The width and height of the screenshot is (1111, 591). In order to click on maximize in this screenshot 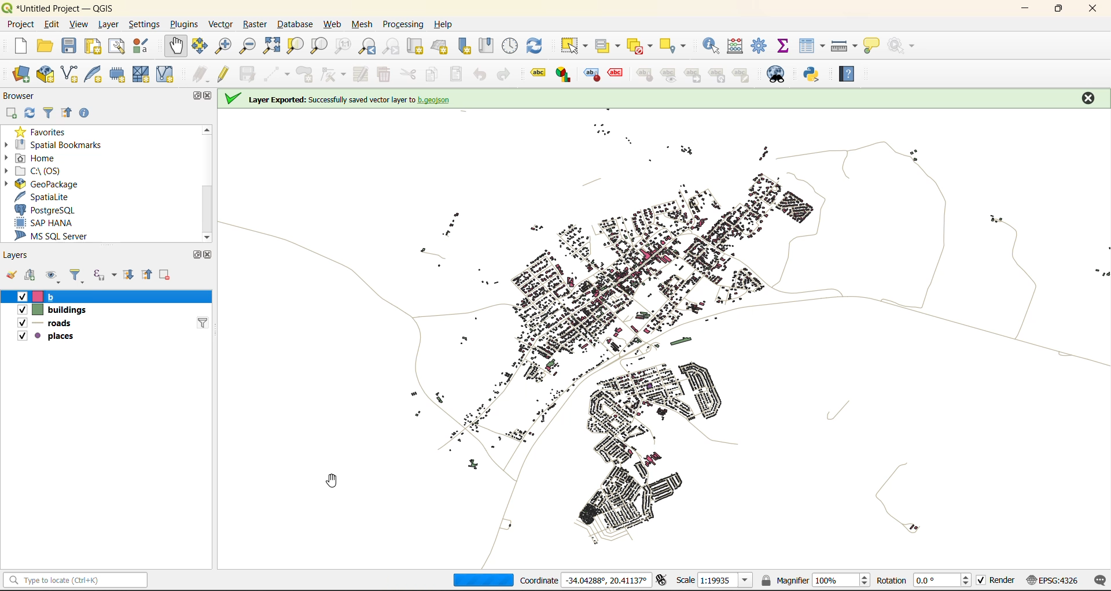, I will do `click(194, 257)`.